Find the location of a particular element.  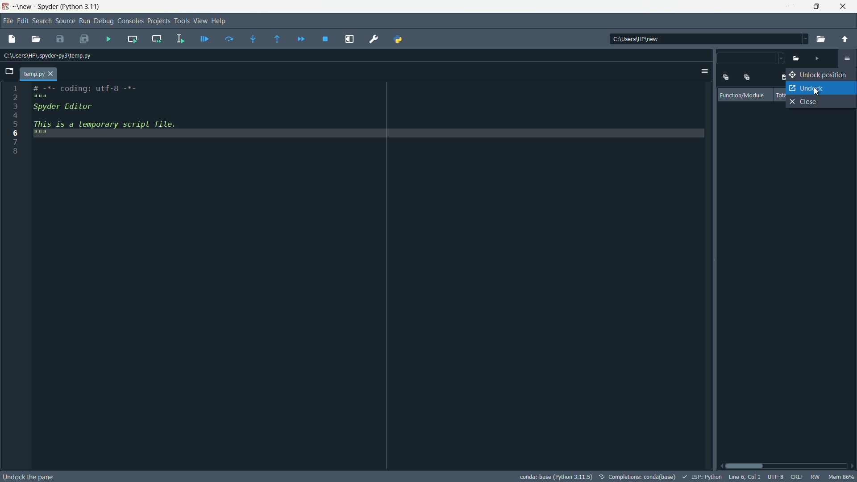

run menu is located at coordinates (85, 21).